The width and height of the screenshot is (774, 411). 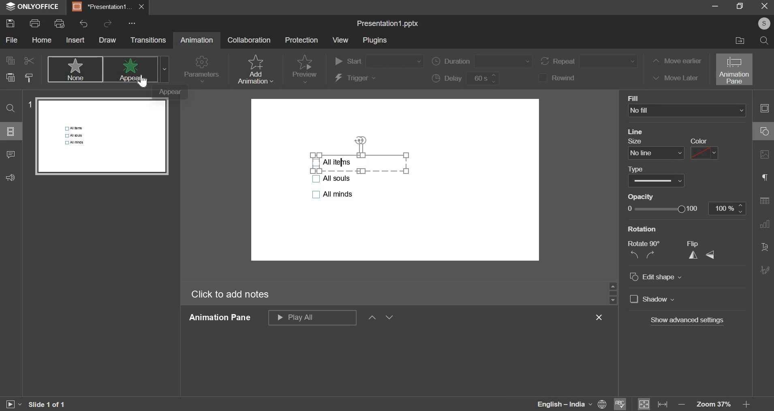 What do you see at coordinates (9, 60) in the screenshot?
I see `copy` at bounding box center [9, 60].